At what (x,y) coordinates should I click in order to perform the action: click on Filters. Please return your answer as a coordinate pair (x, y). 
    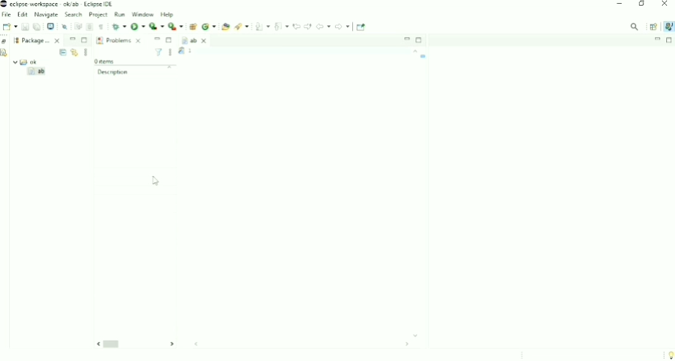
    Looking at the image, I should click on (159, 53).